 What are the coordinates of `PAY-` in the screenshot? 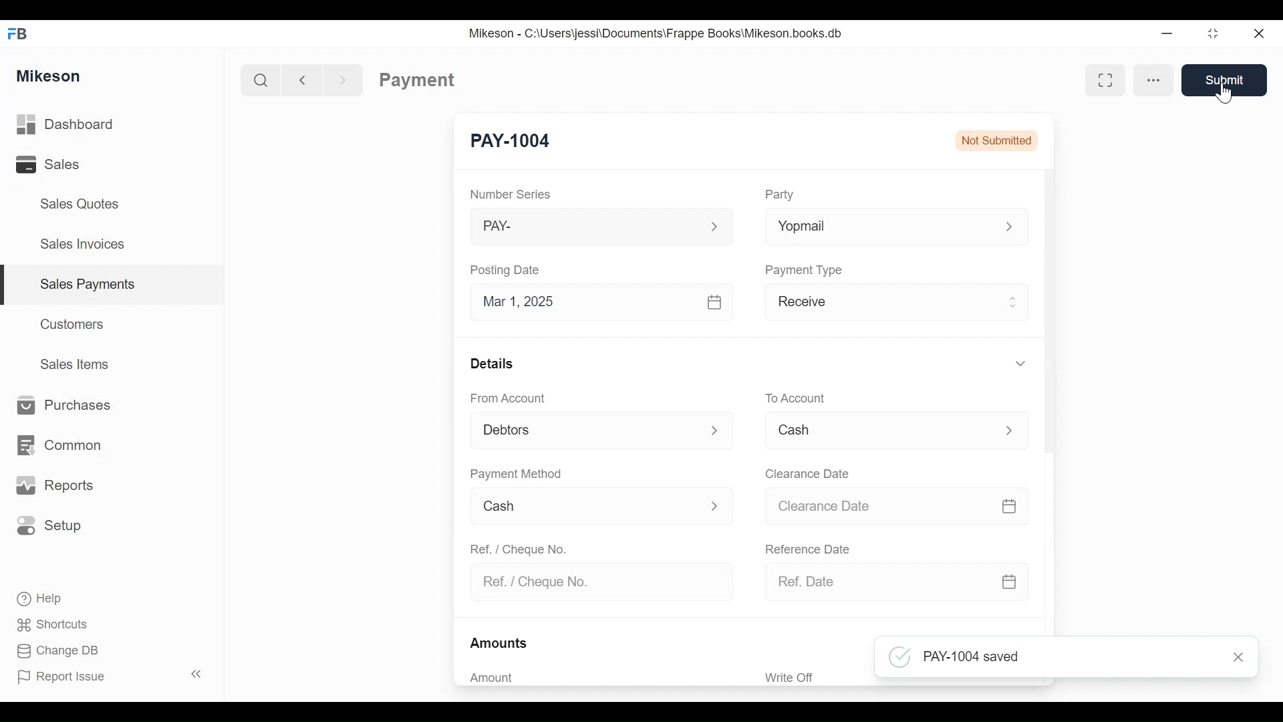 It's located at (601, 225).